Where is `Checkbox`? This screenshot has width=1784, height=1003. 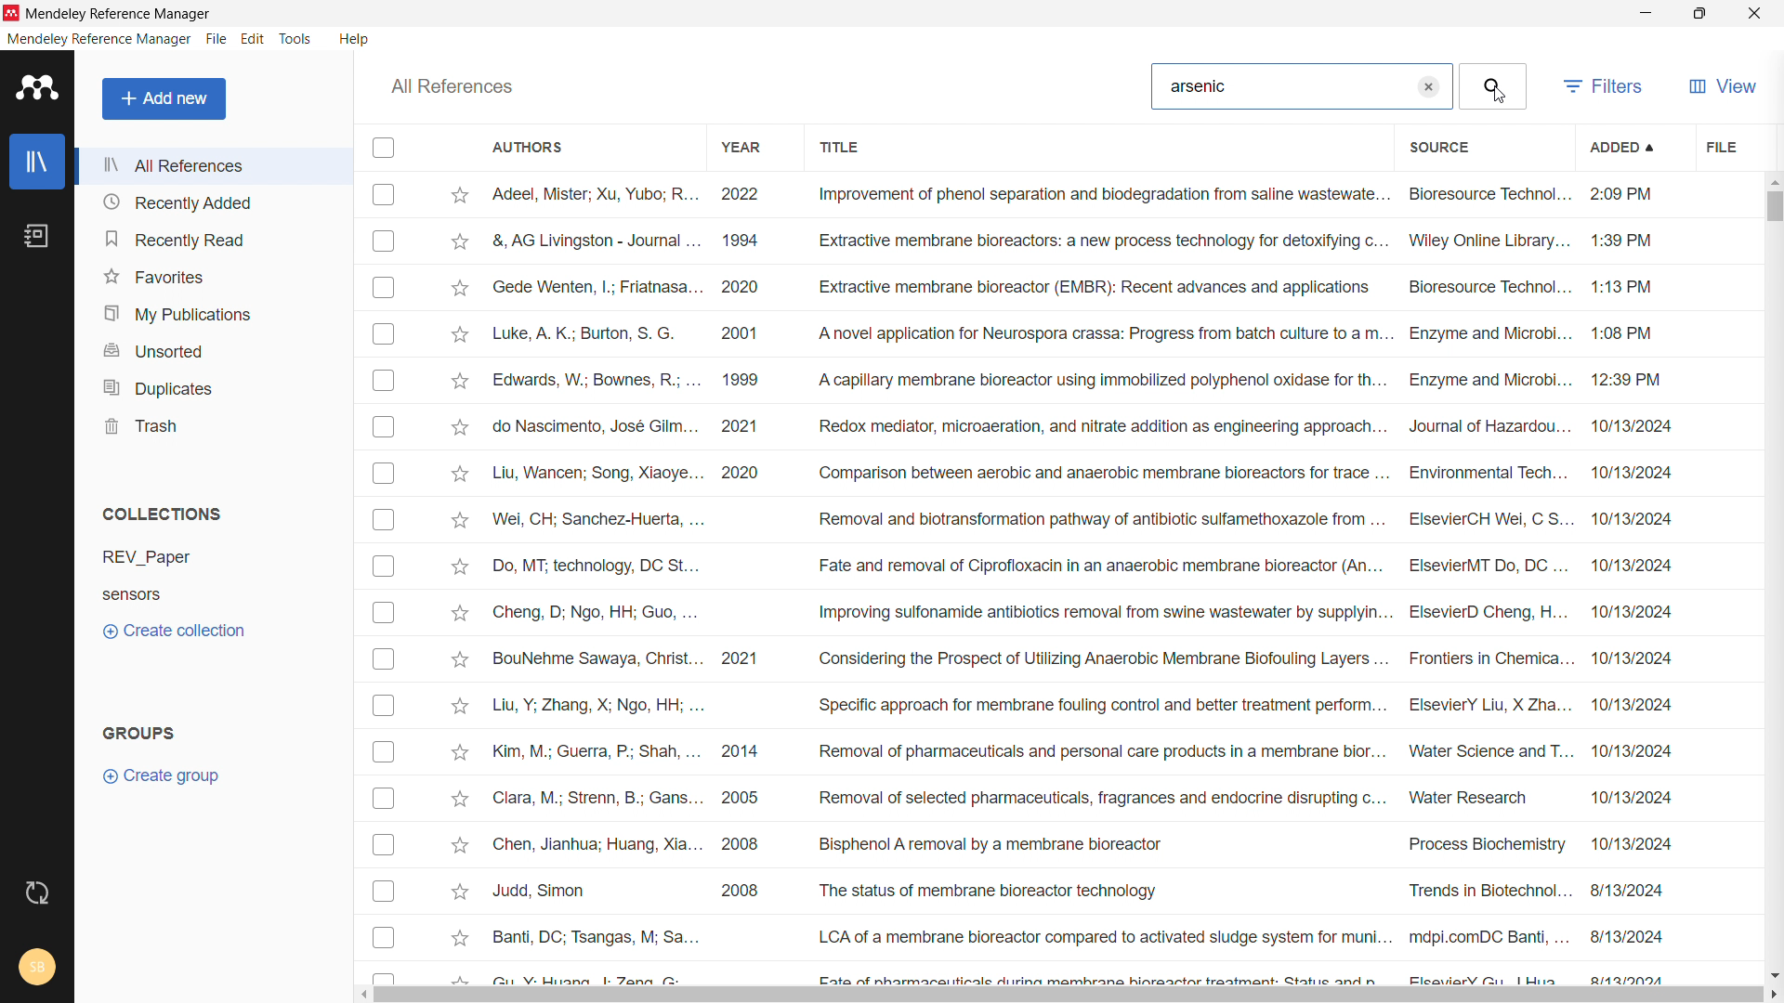
Checkbox is located at coordinates (385, 241).